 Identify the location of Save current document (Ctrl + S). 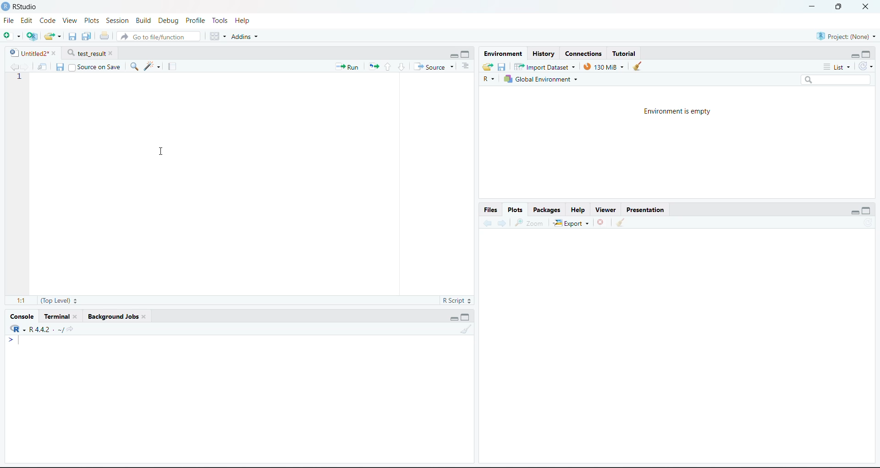
(87, 35).